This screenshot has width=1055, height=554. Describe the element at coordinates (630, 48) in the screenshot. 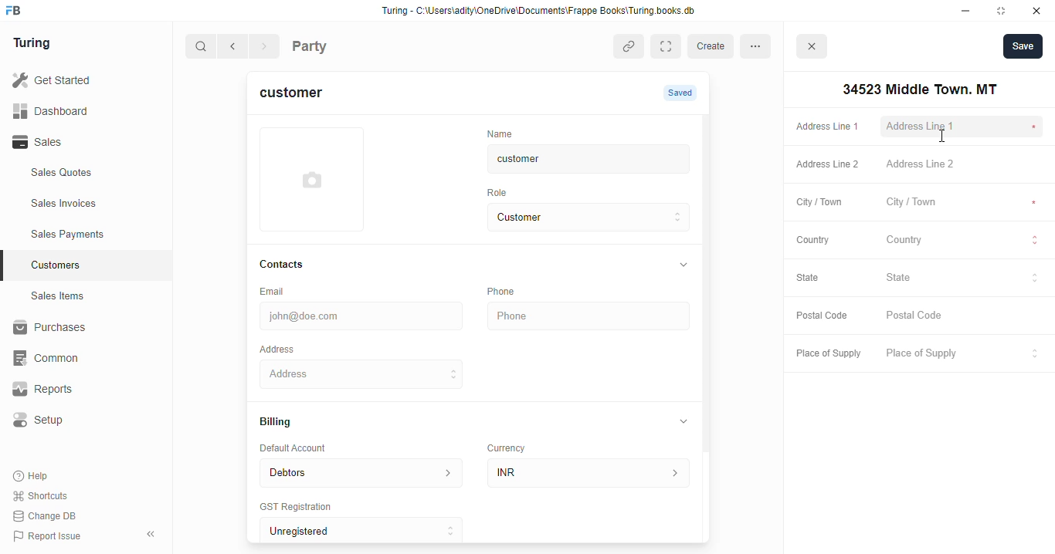

I see `copy link` at that location.